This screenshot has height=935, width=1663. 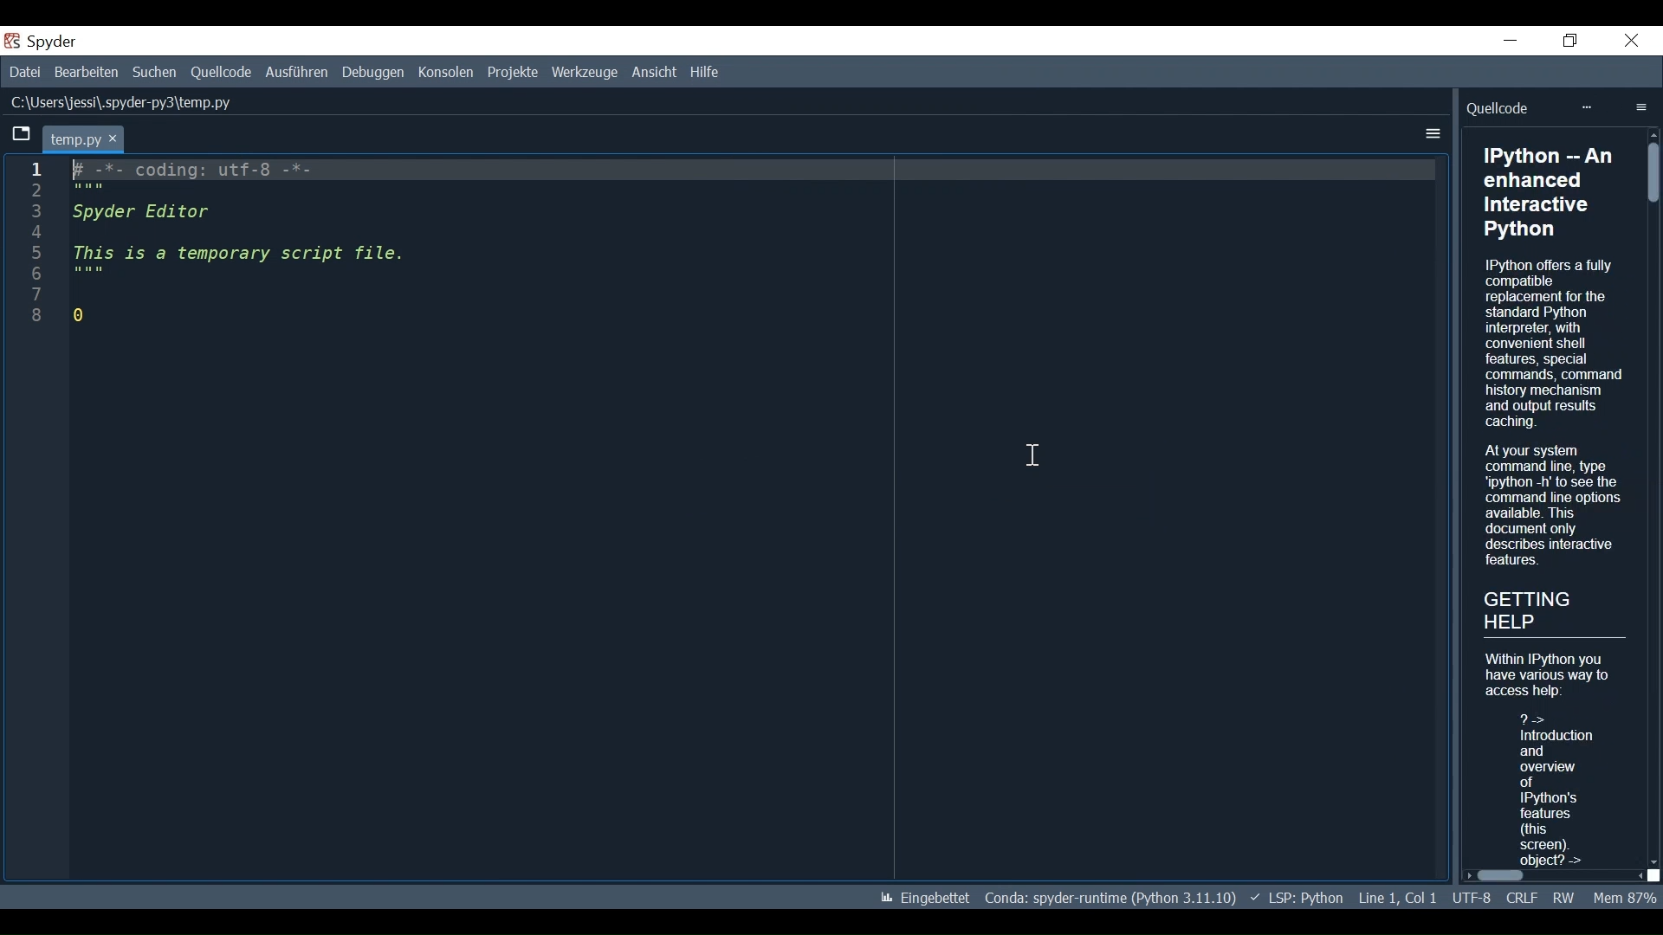 What do you see at coordinates (89, 41) in the screenshot?
I see `spyder app name` at bounding box center [89, 41].